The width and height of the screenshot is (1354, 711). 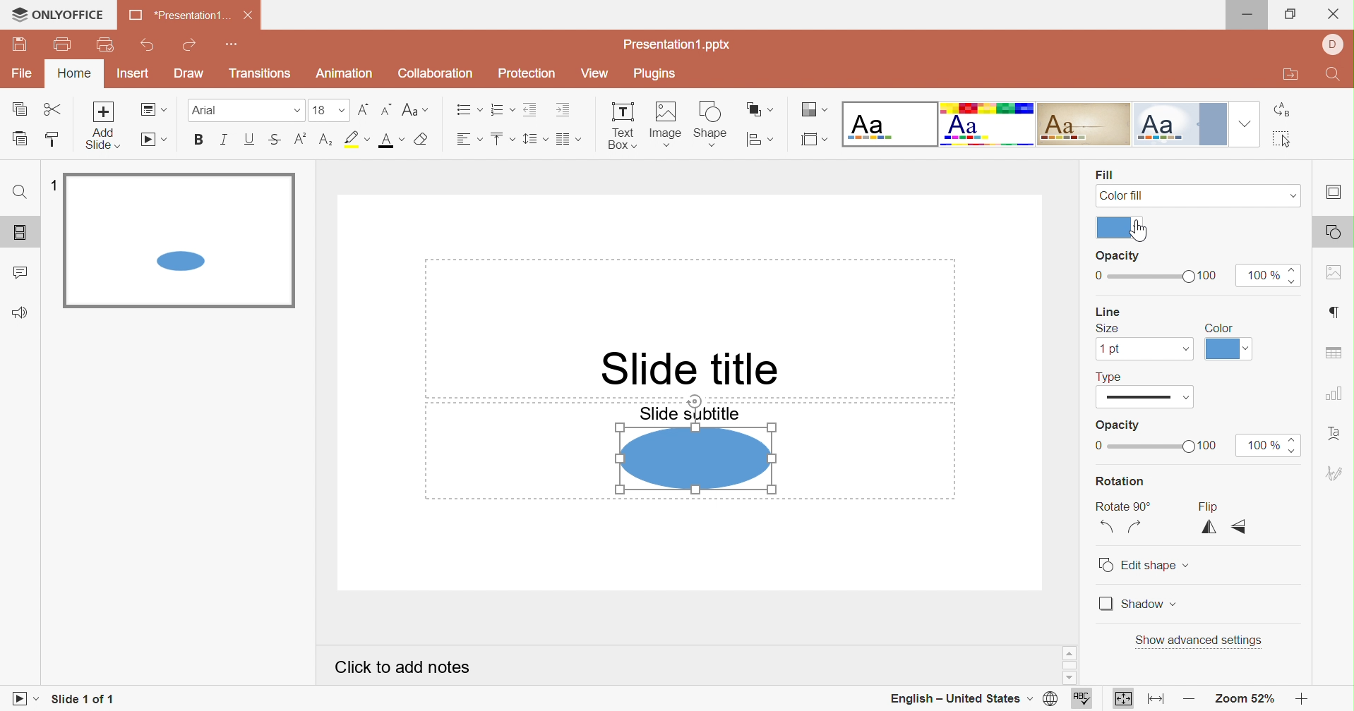 What do you see at coordinates (1245, 124) in the screenshot?
I see `Drop down` at bounding box center [1245, 124].